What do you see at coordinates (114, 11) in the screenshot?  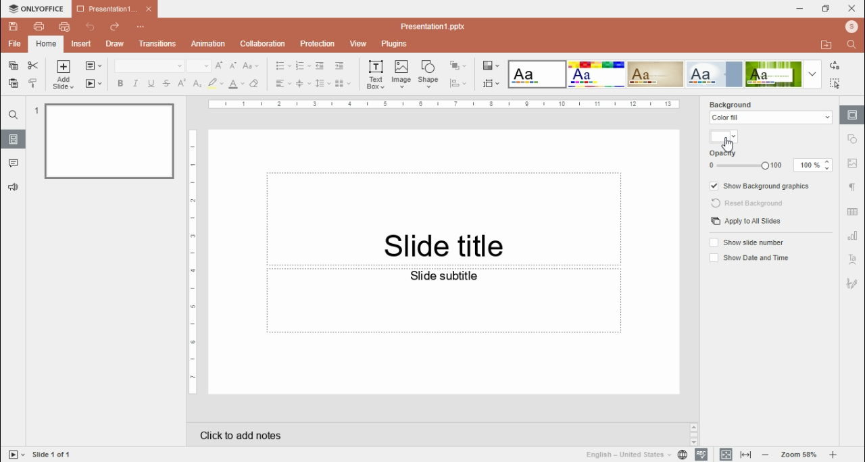 I see `presentation 1` at bounding box center [114, 11].